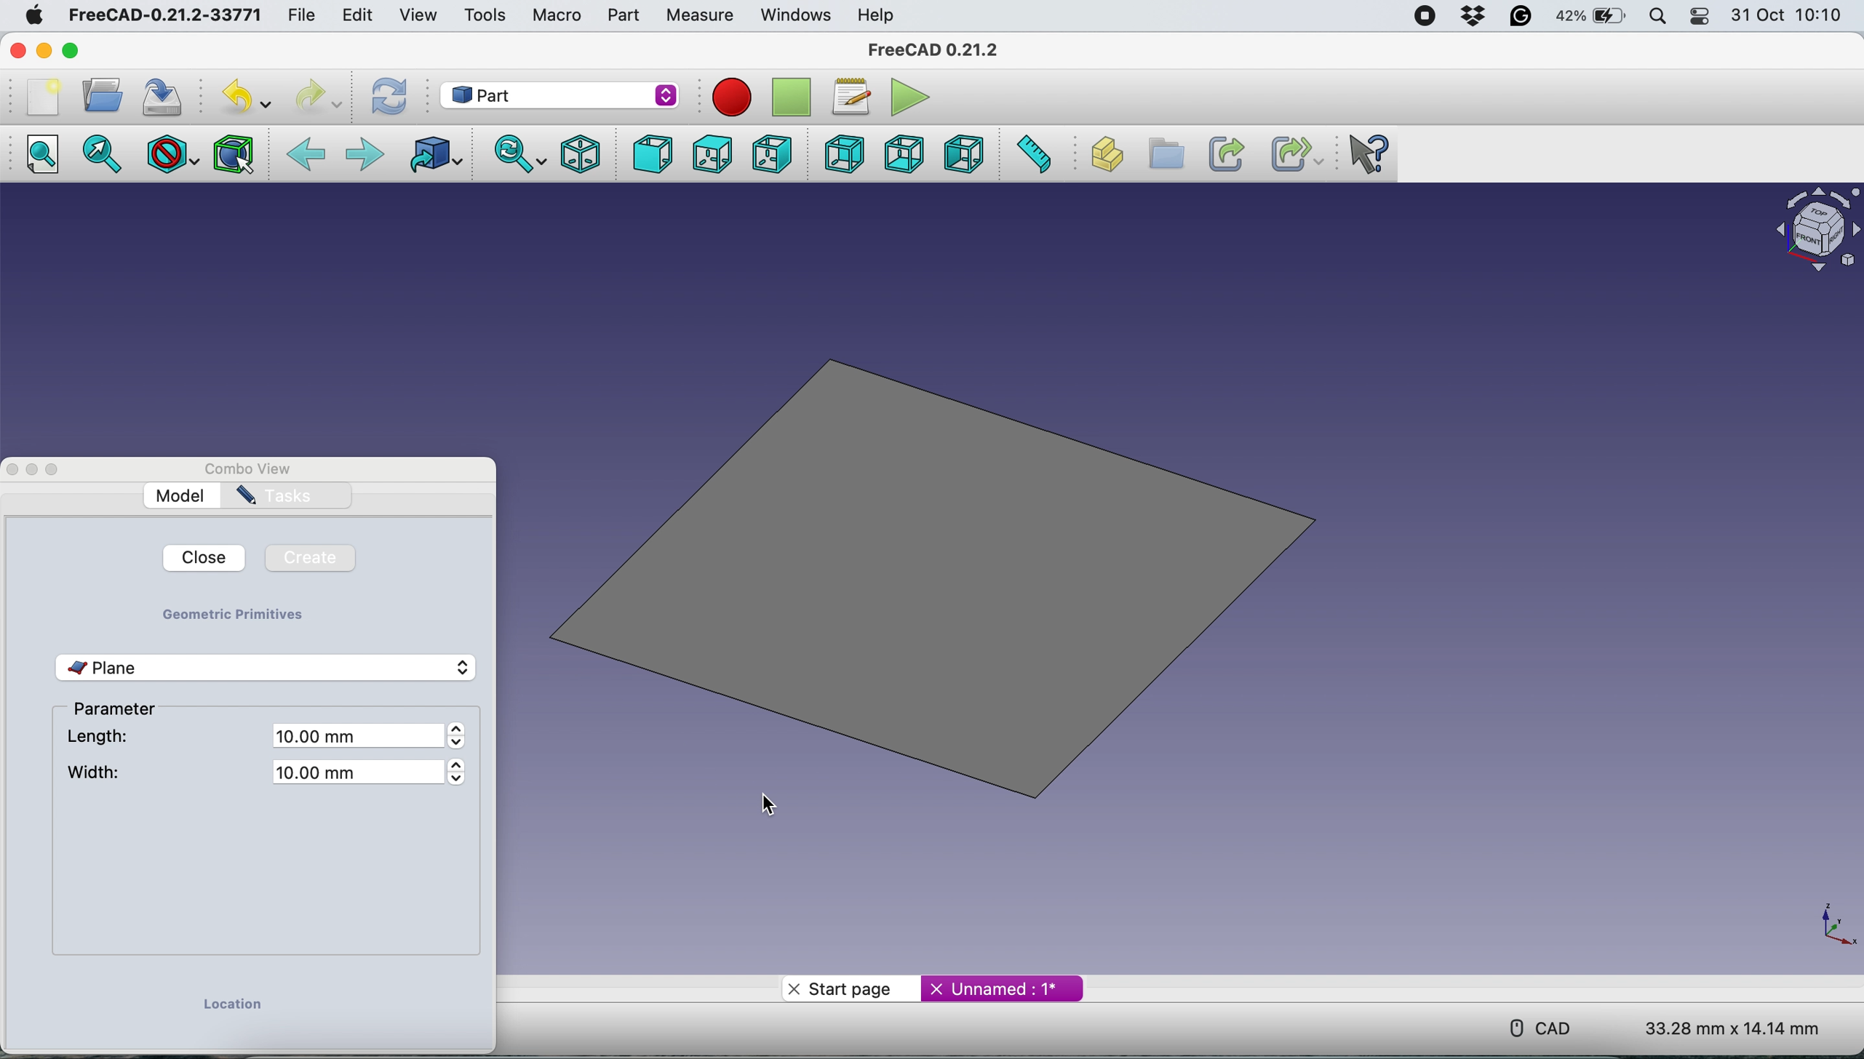 Image resolution: width=1864 pixels, height=1059 pixels. I want to click on Dimensions: 33.28 mm x 14.14 mm, so click(1724, 1026).